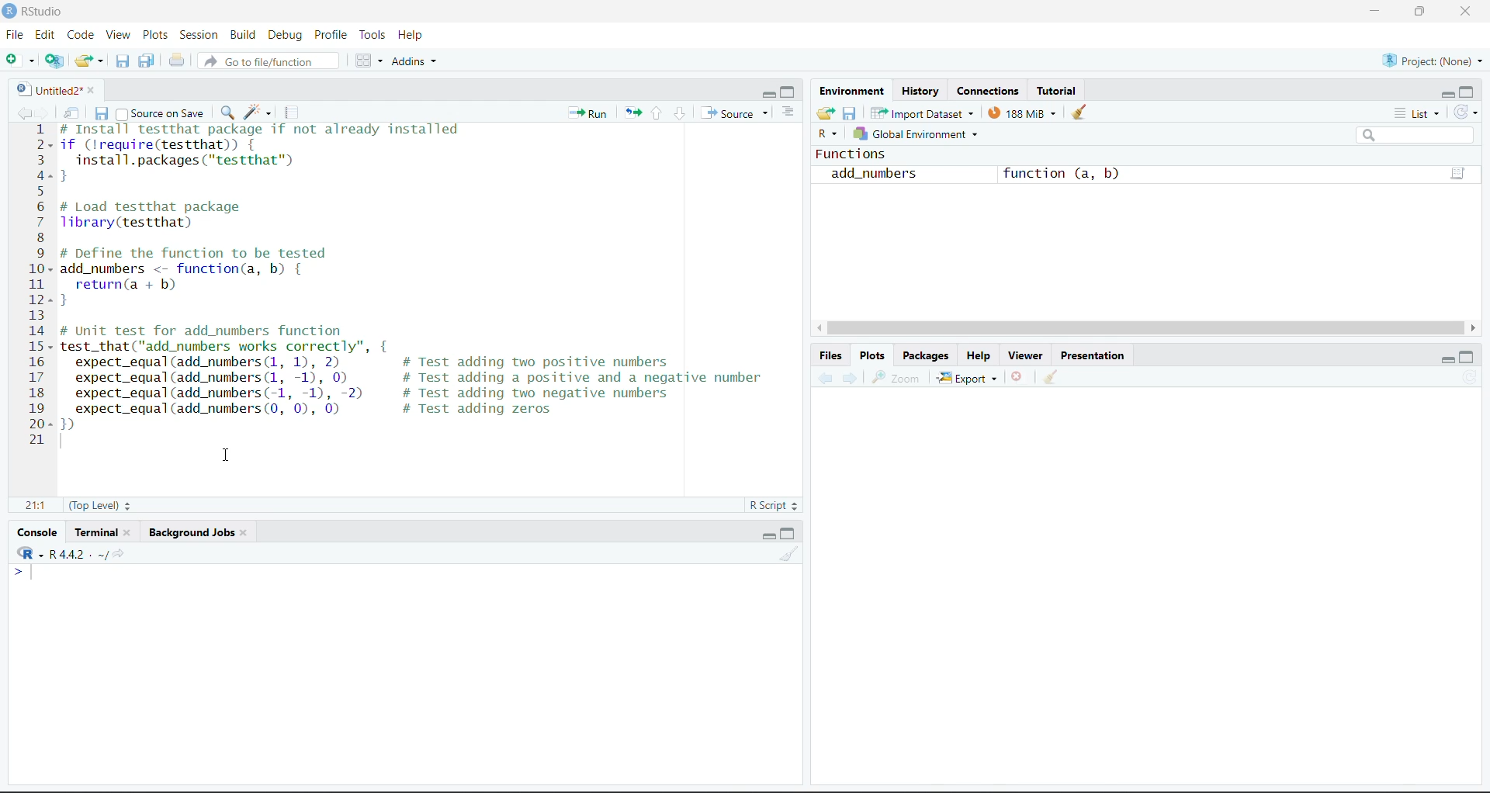  I want to click on 188 Mib, so click(1023, 113).